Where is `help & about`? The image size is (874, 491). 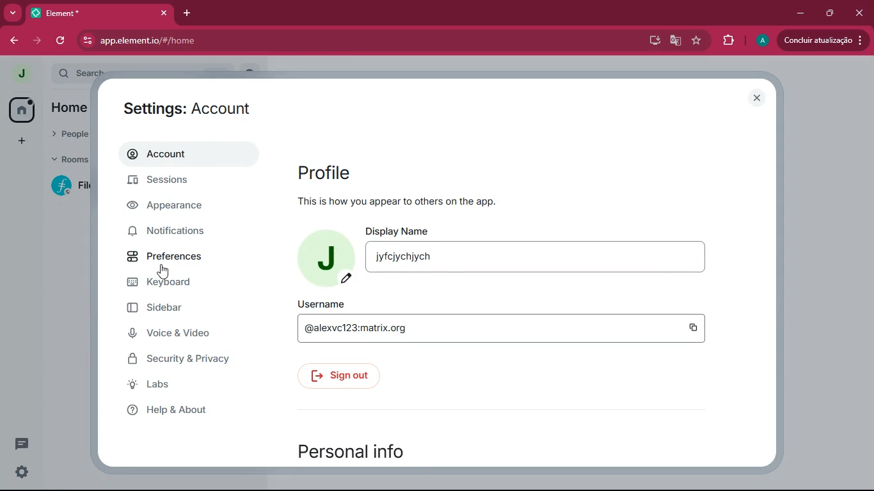 help & about is located at coordinates (191, 410).